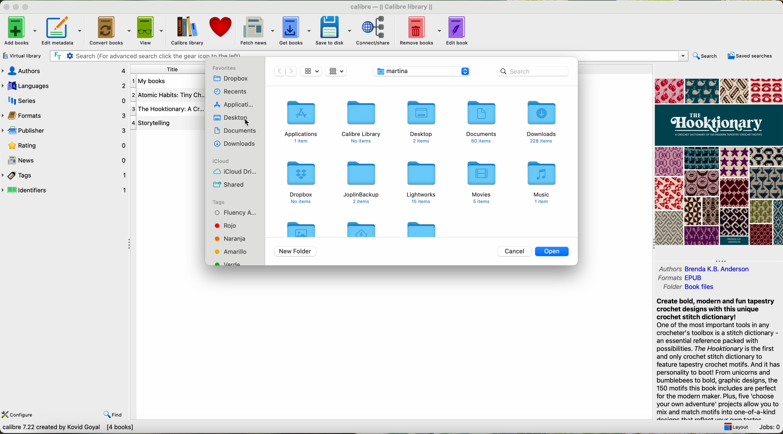  What do you see at coordinates (231, 251) in the screenshot?
I see `yellow tag` at bounding box center [231, 251].